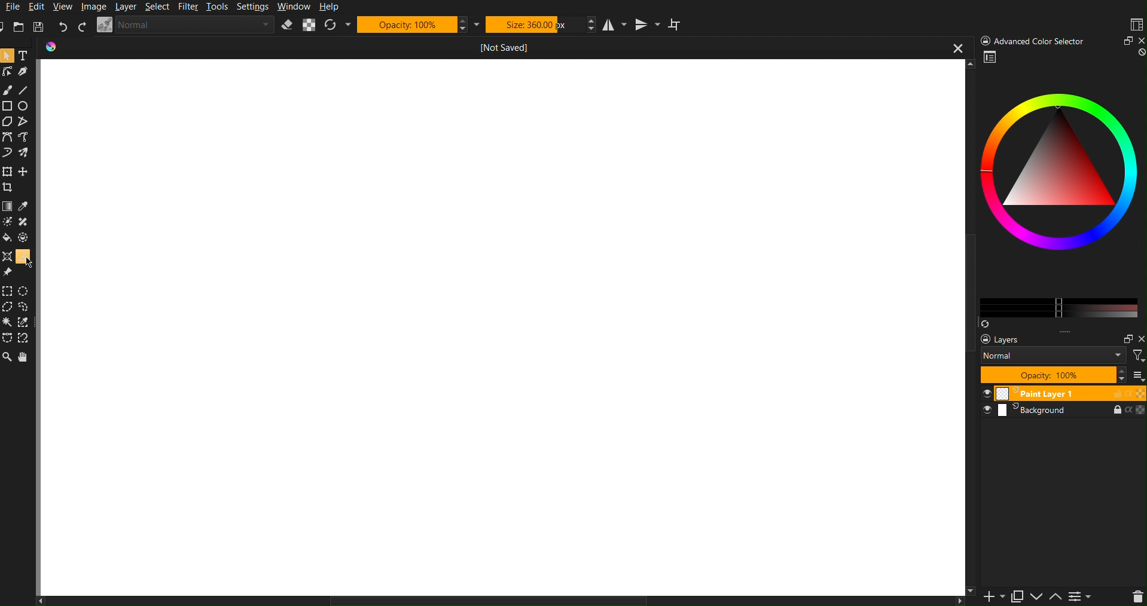  Describe the element at coordinates (8, 105) in the screenshot. I see `Square` at that location.